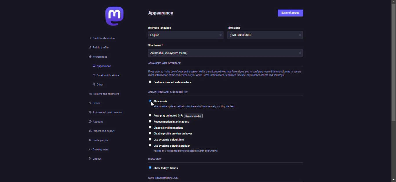  Describe the element at coordinates (164, 102) in the screenshot. I see `slow mode` at that location.